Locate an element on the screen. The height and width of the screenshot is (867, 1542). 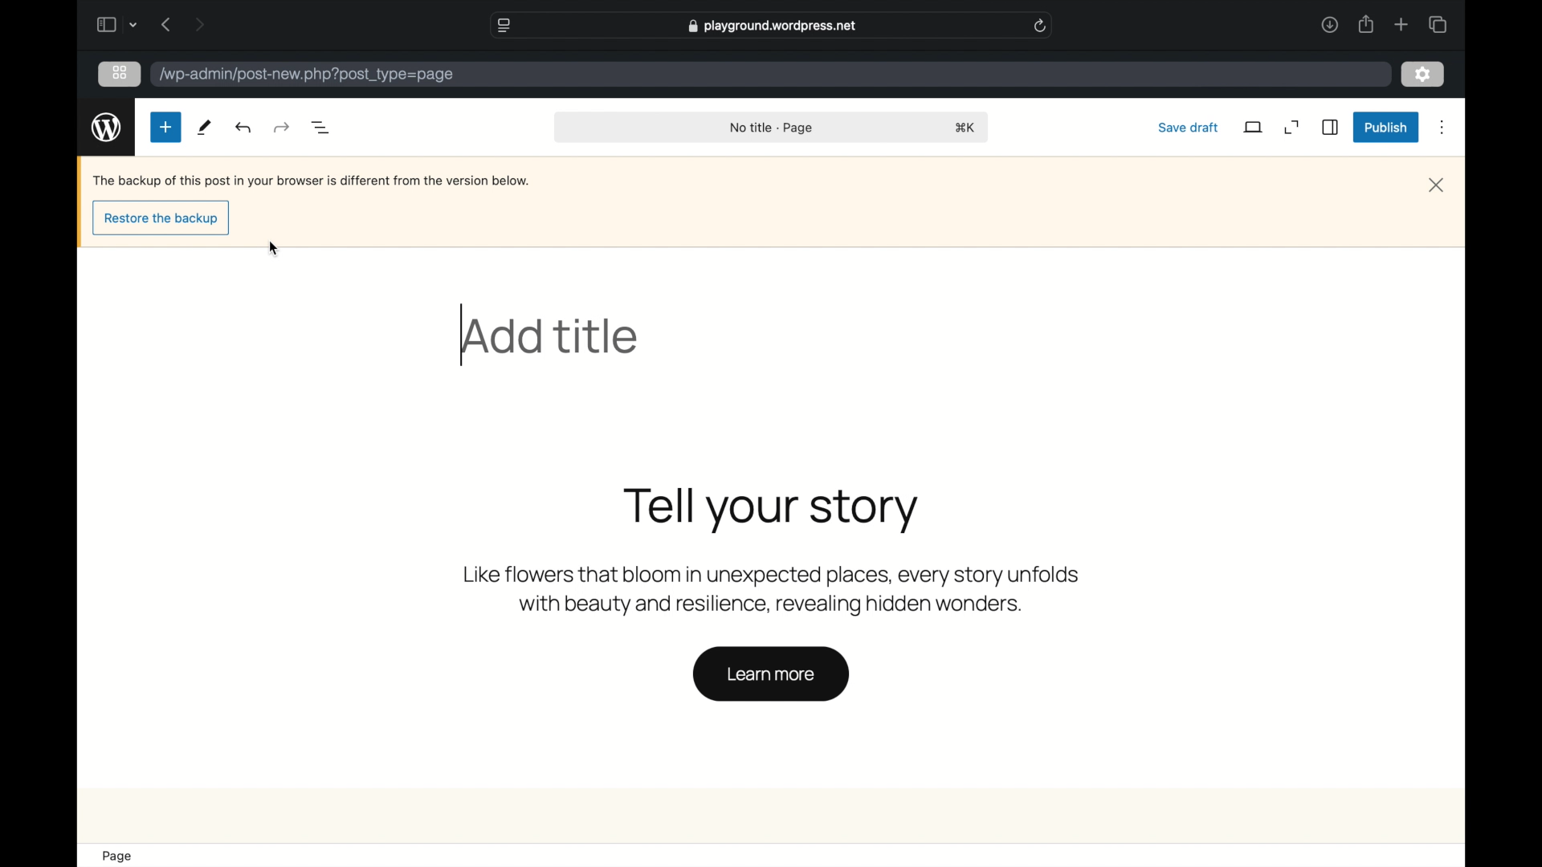
new tab is located at coordinates (1401, 24).